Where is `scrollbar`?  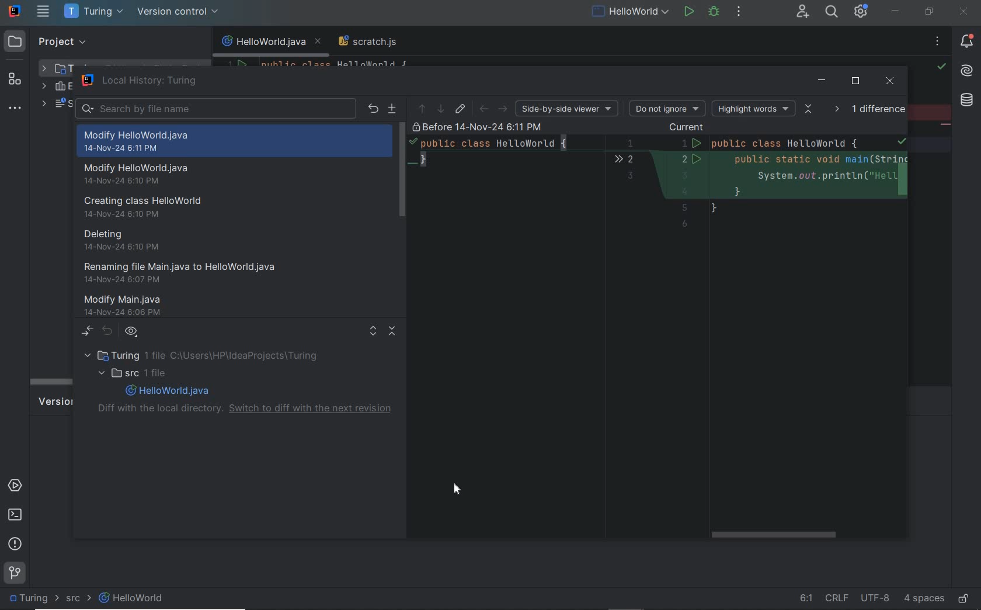 scrollbar is located at coordinates (401, 171).